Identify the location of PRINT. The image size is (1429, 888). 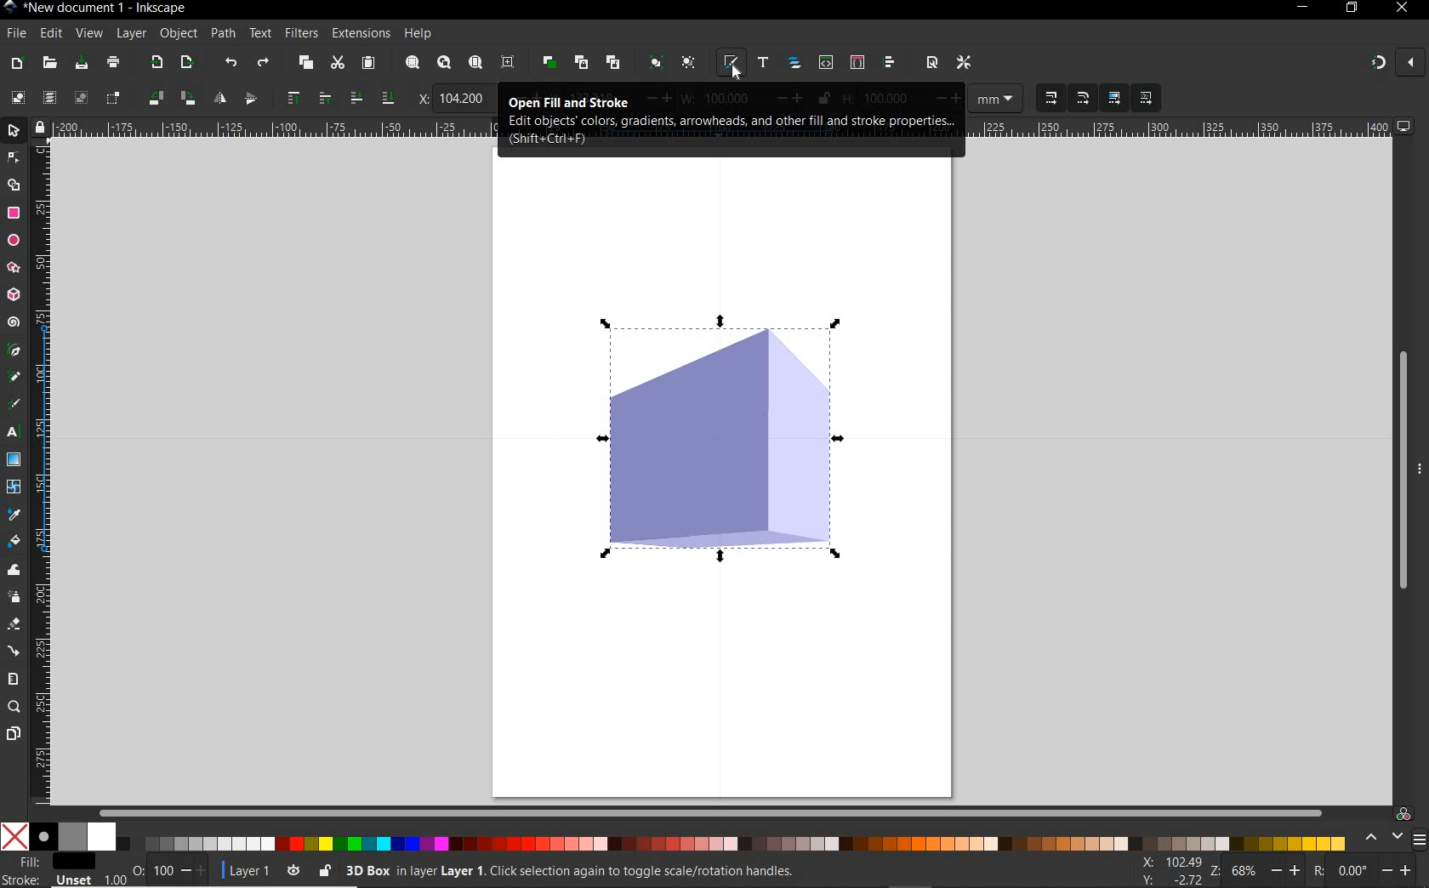
(114, 61).